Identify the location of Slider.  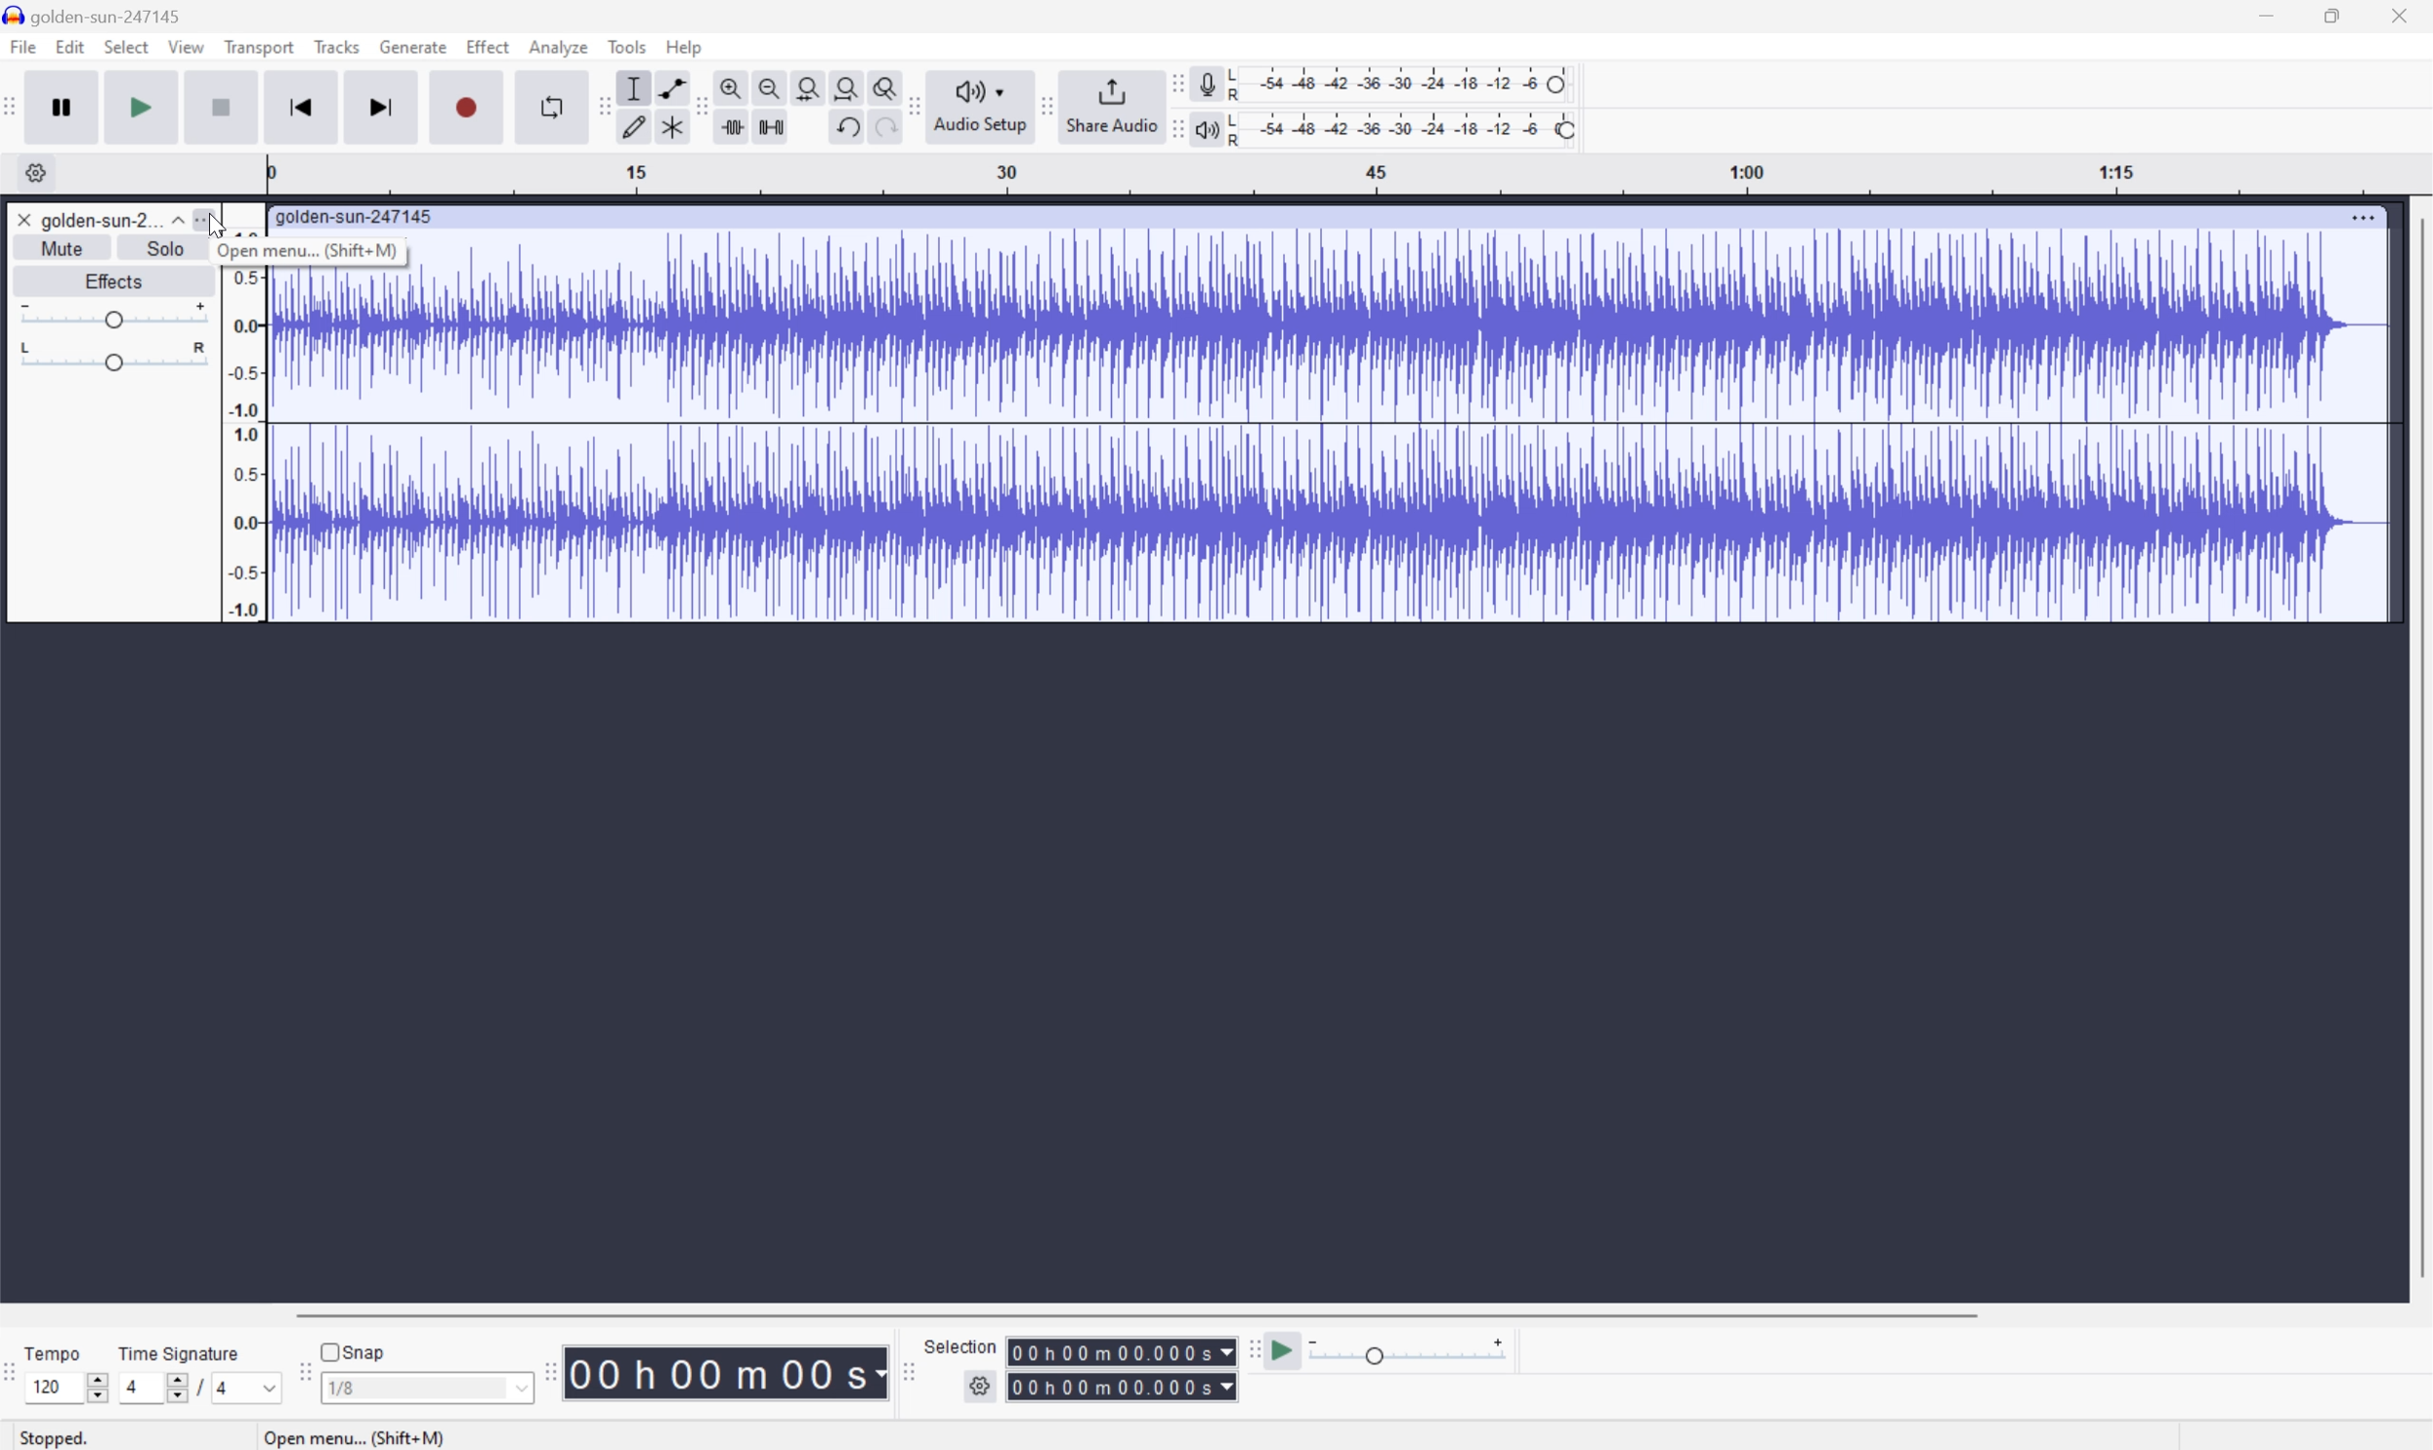
(109, 317).